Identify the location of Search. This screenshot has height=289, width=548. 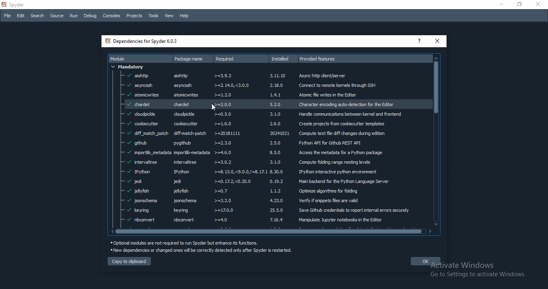
(36, 16).